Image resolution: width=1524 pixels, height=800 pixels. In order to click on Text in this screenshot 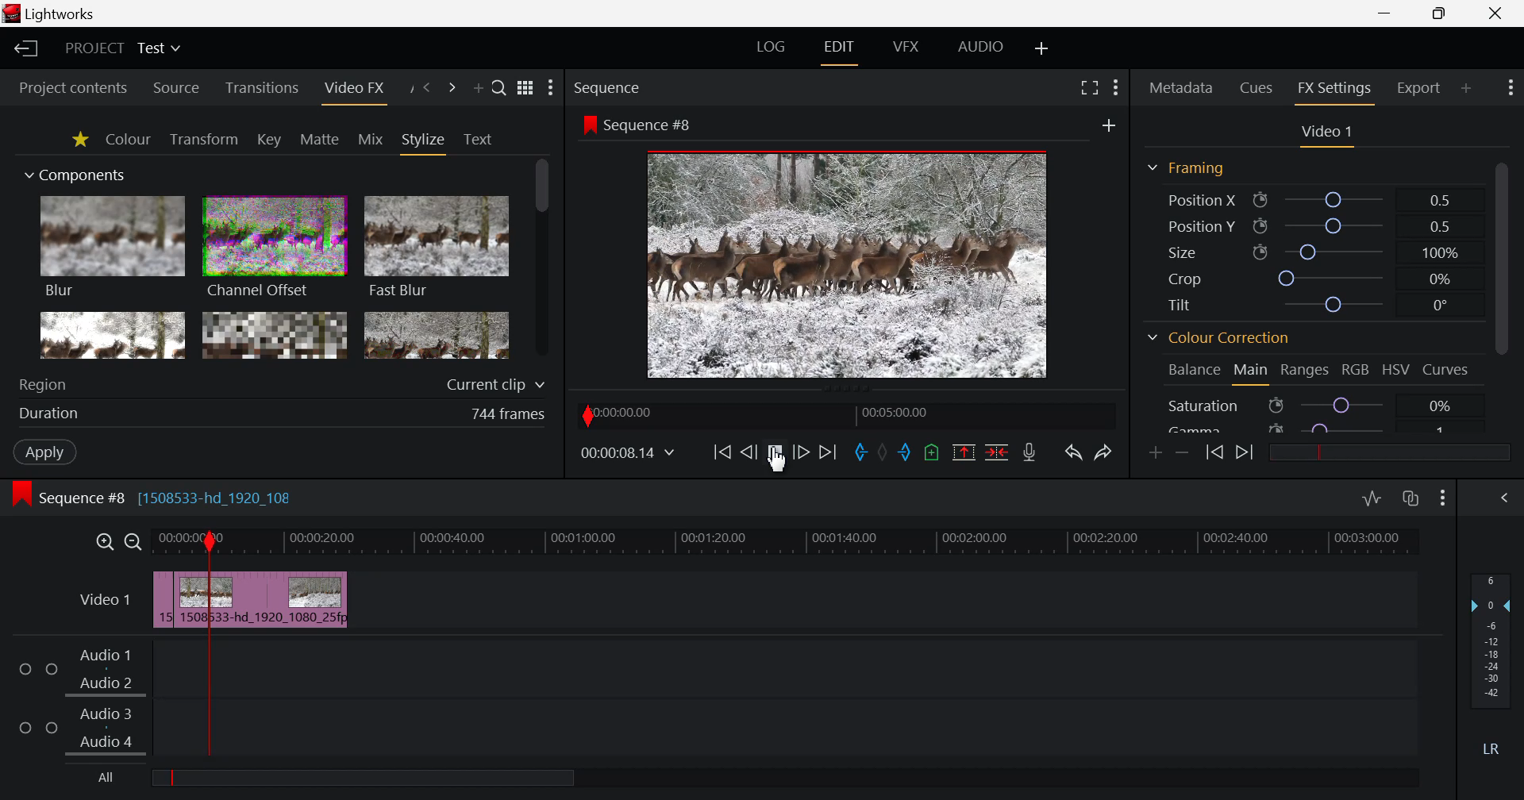, I will do `click(478, 140)`.